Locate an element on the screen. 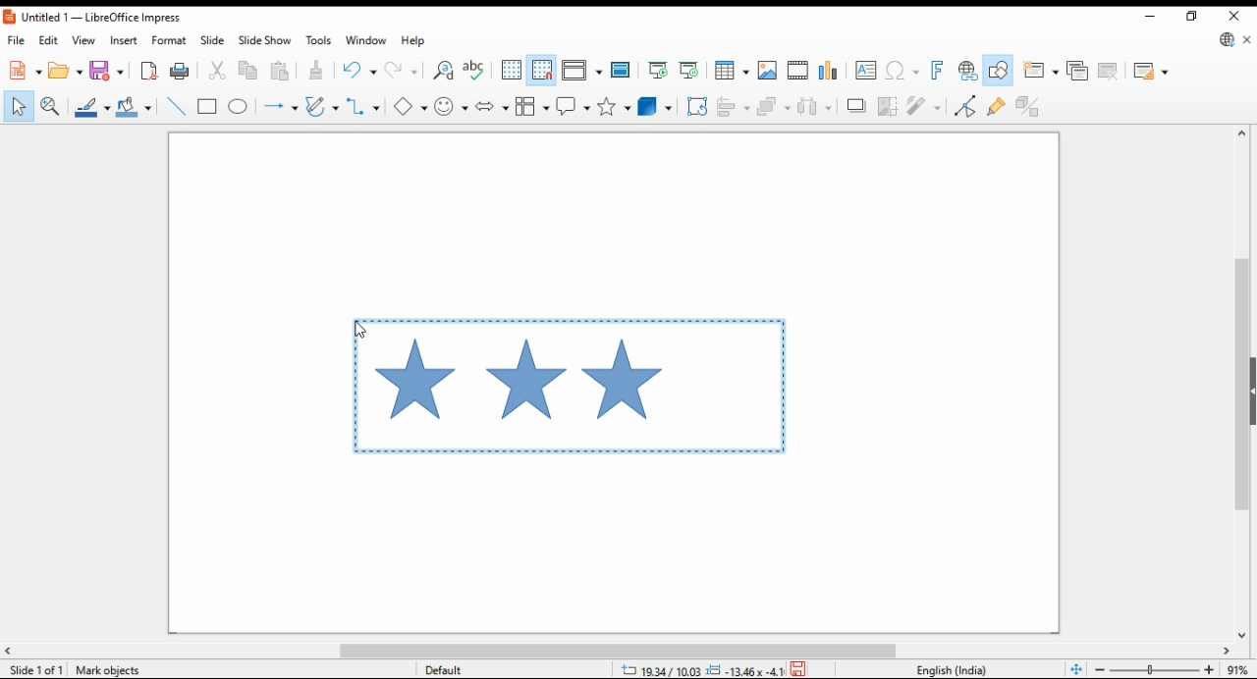 Image resolution: width=1257 pixels, height=679 pixels. default is located at coordinates (465, 668).